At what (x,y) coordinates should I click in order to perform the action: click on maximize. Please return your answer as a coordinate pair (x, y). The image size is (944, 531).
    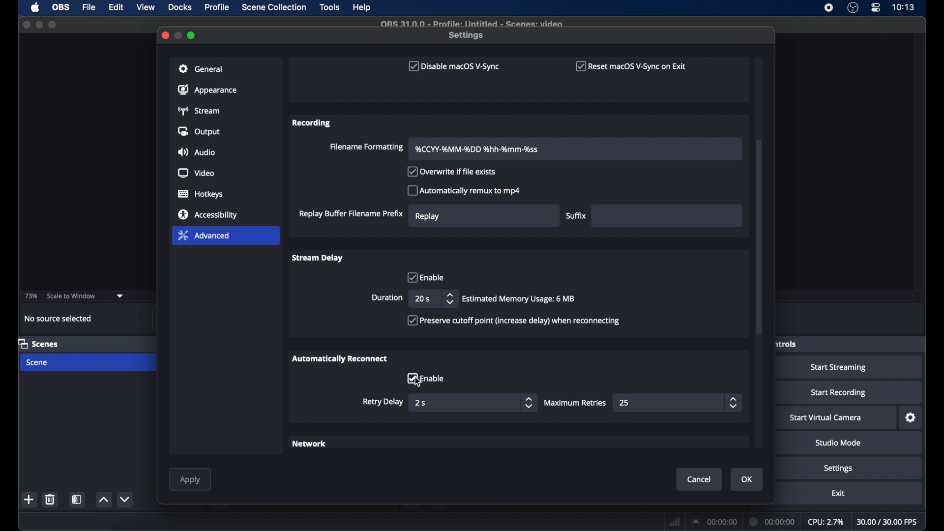
    Looking at the image, I should click on (192, 35).